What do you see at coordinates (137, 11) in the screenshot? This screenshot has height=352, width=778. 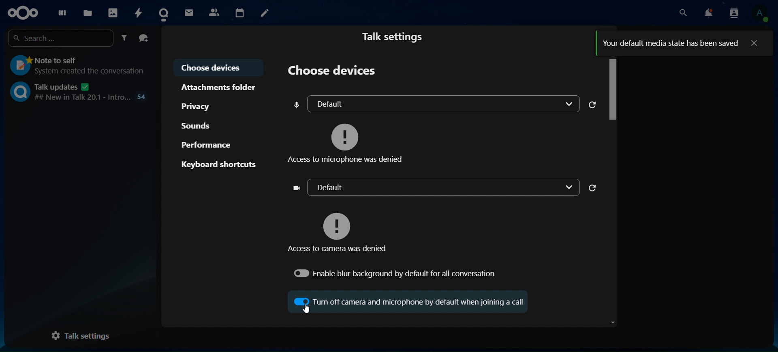 I see `activity` at bounding box center [137, 11].